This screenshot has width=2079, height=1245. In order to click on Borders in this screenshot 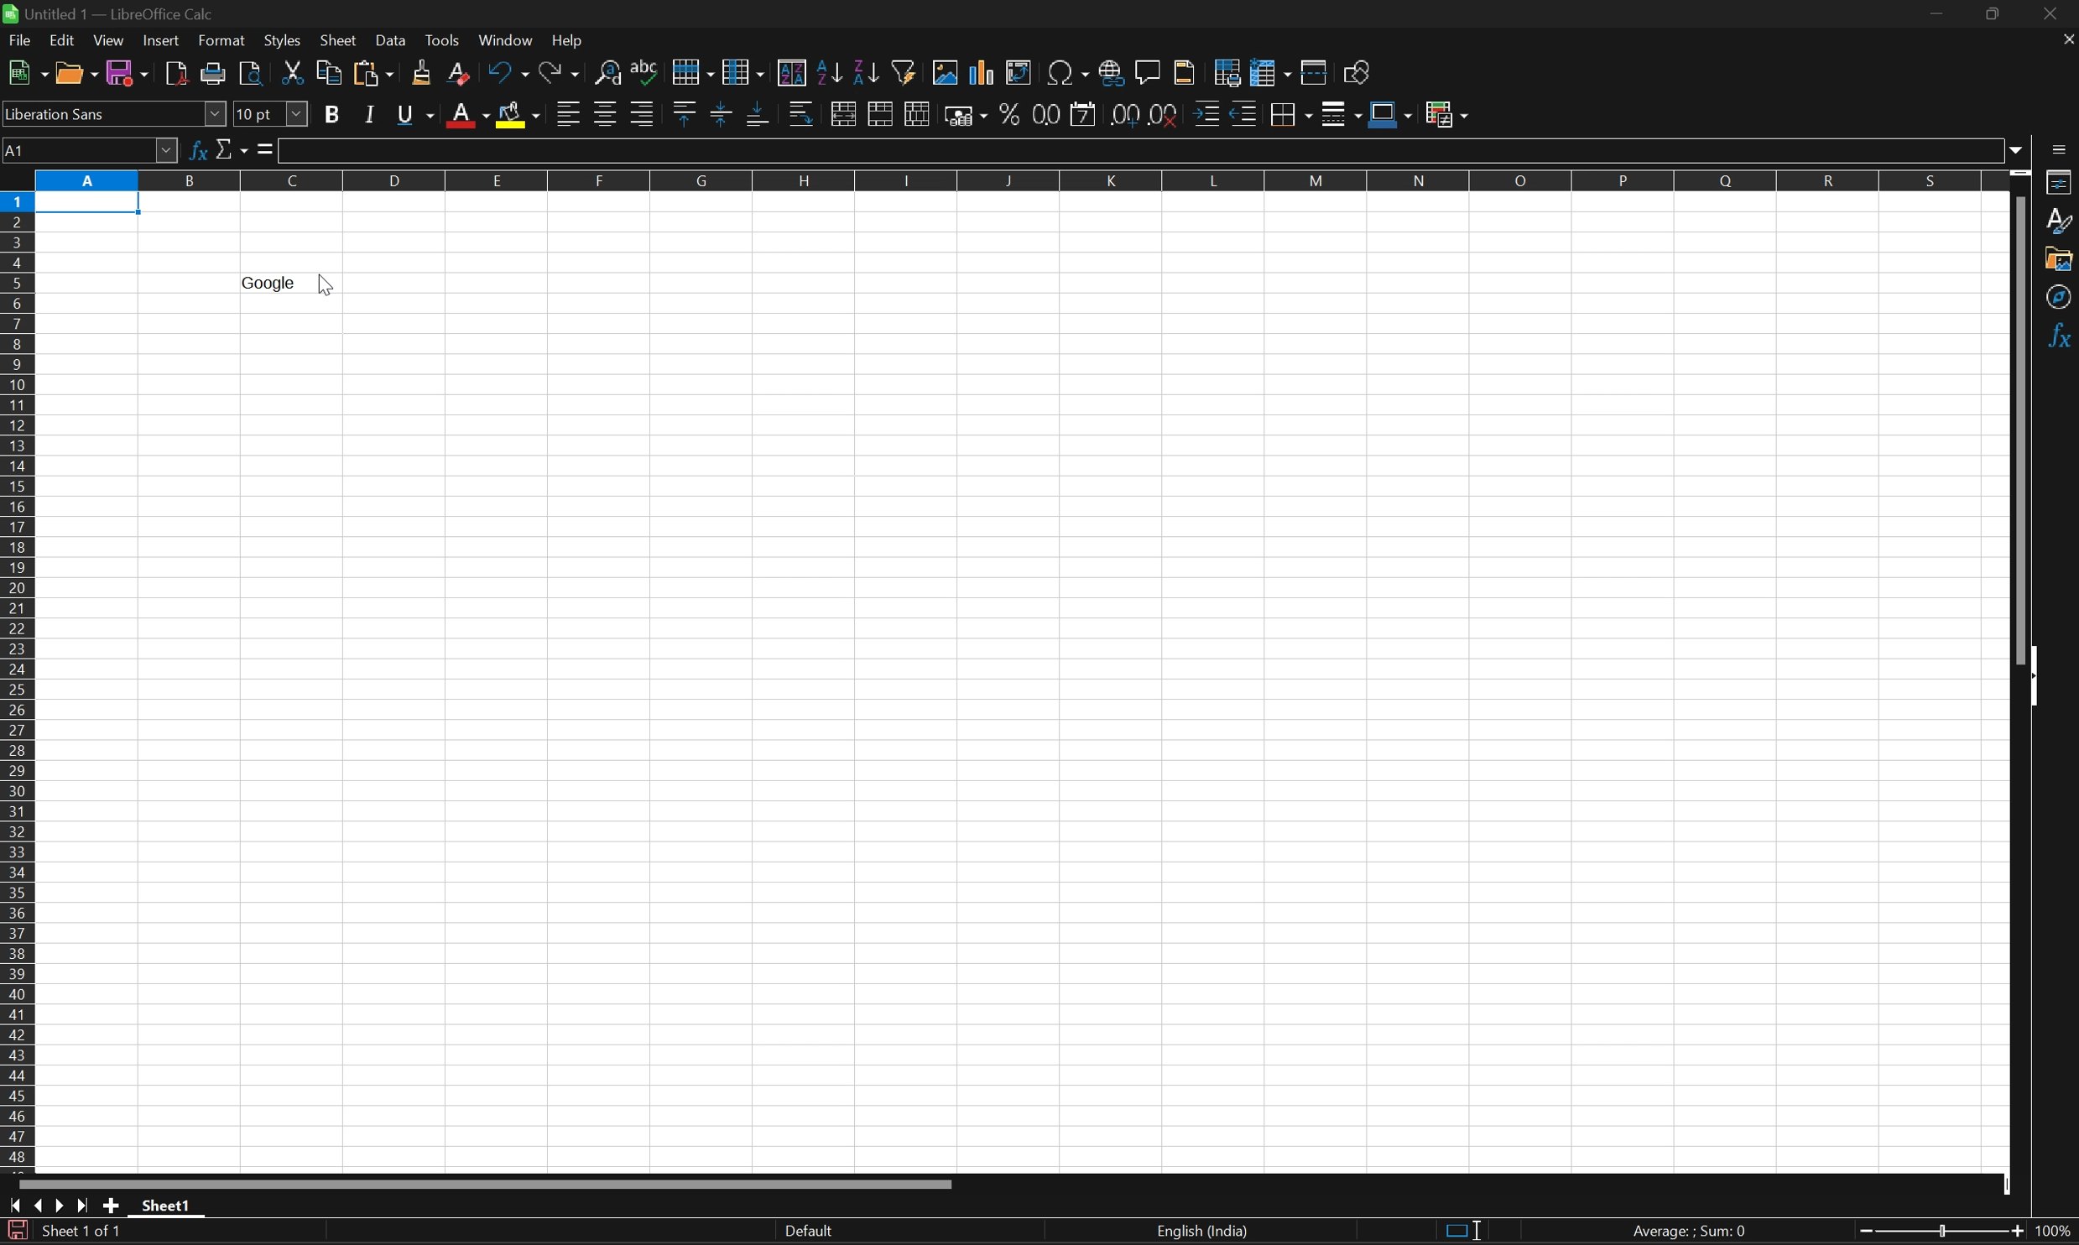, I will do `click(1288, 114)`.